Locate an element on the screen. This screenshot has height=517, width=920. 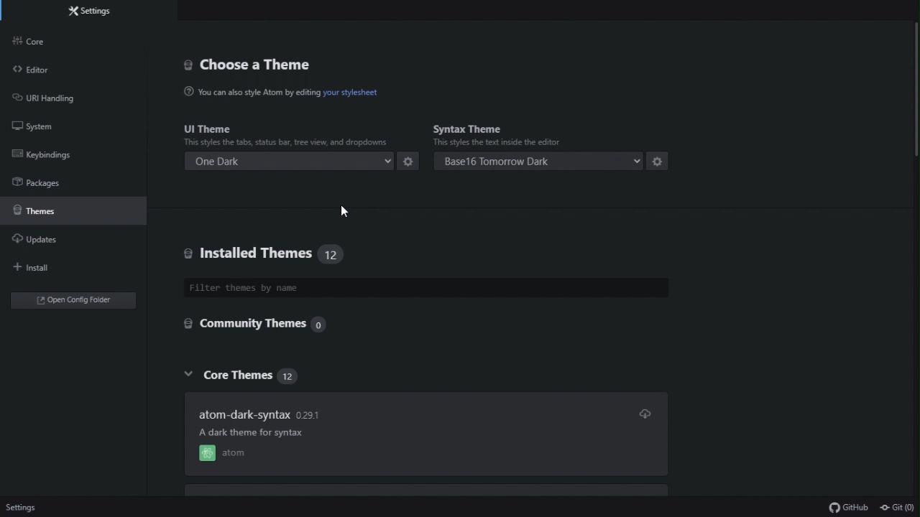
Git Hub is located at coordinates (843, 506).